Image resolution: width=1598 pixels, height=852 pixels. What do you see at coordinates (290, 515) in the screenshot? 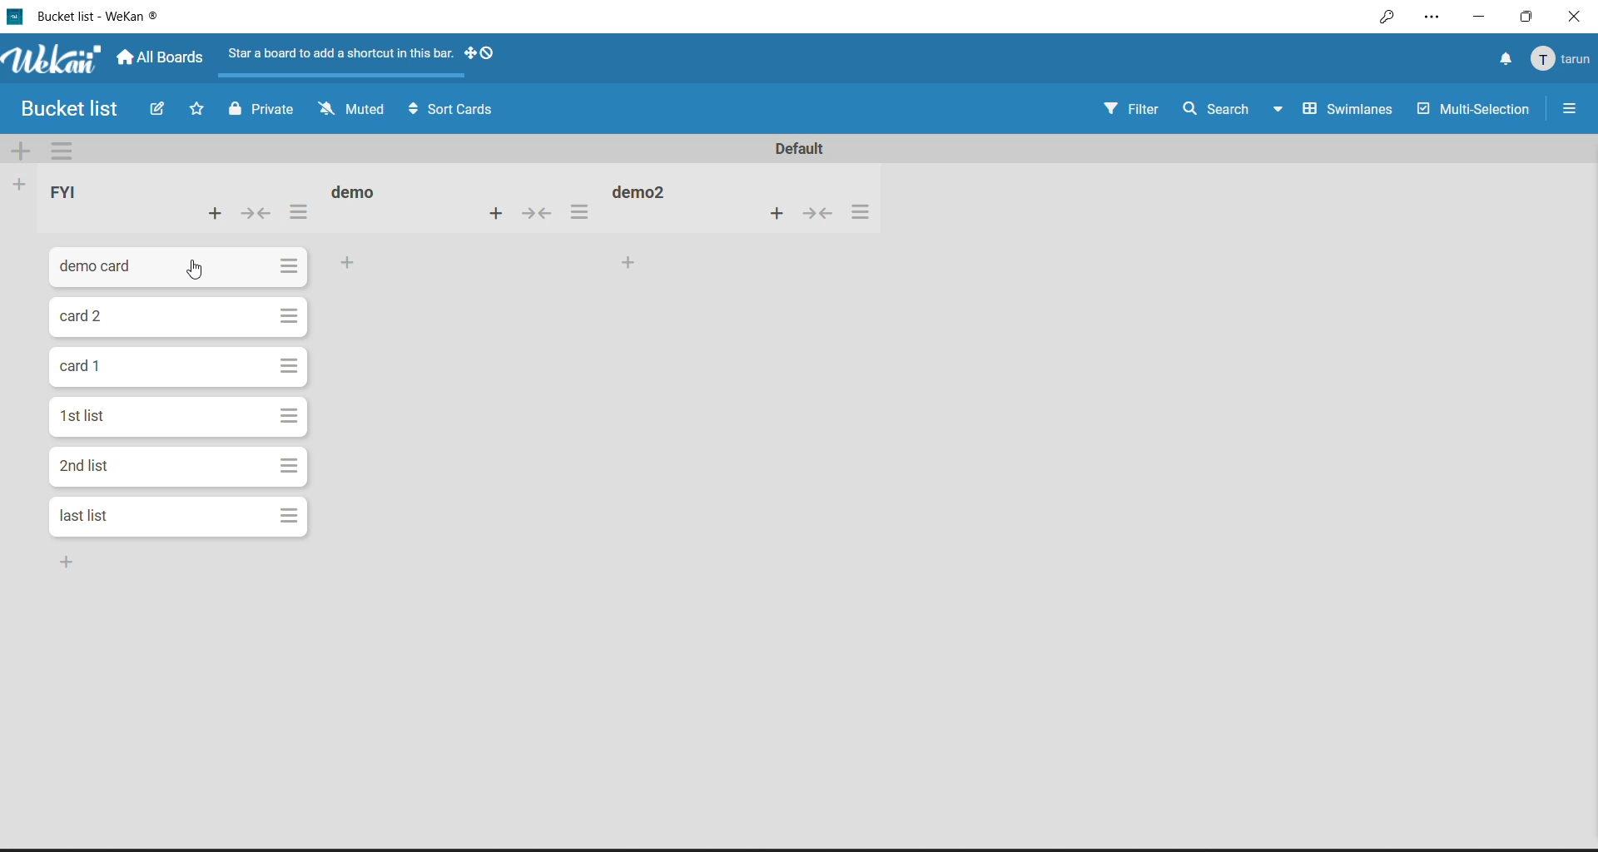
I see `card actions` at bounding box center [290, 515].